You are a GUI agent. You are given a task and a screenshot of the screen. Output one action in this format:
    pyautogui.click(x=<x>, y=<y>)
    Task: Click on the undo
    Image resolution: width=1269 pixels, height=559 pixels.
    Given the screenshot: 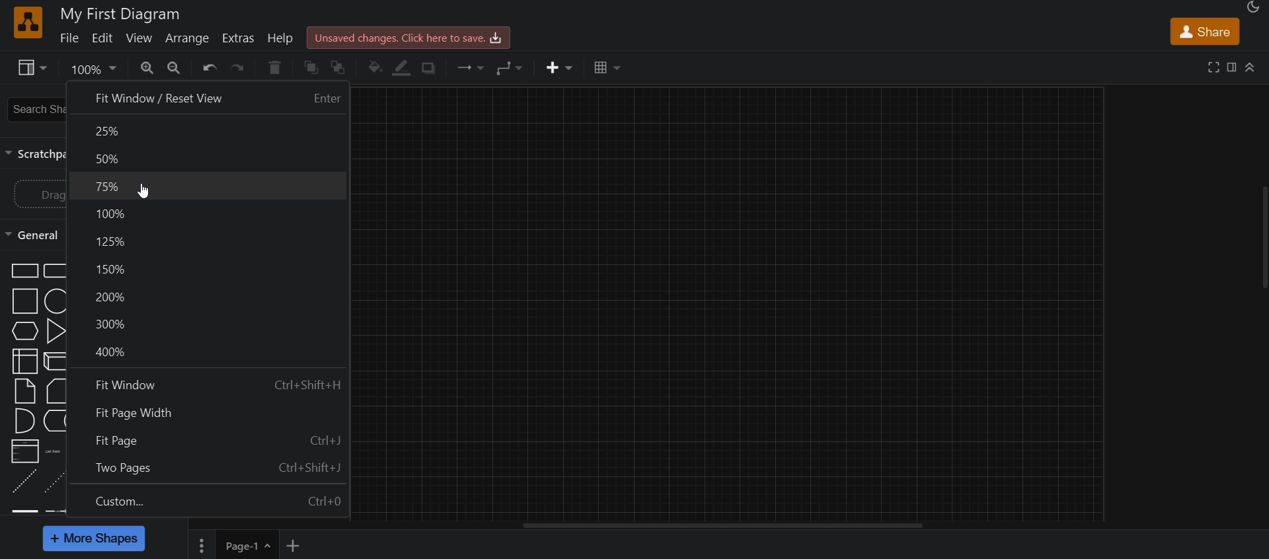 What is the action you would take?
    pyautogui.click(x=209, y=68)
    